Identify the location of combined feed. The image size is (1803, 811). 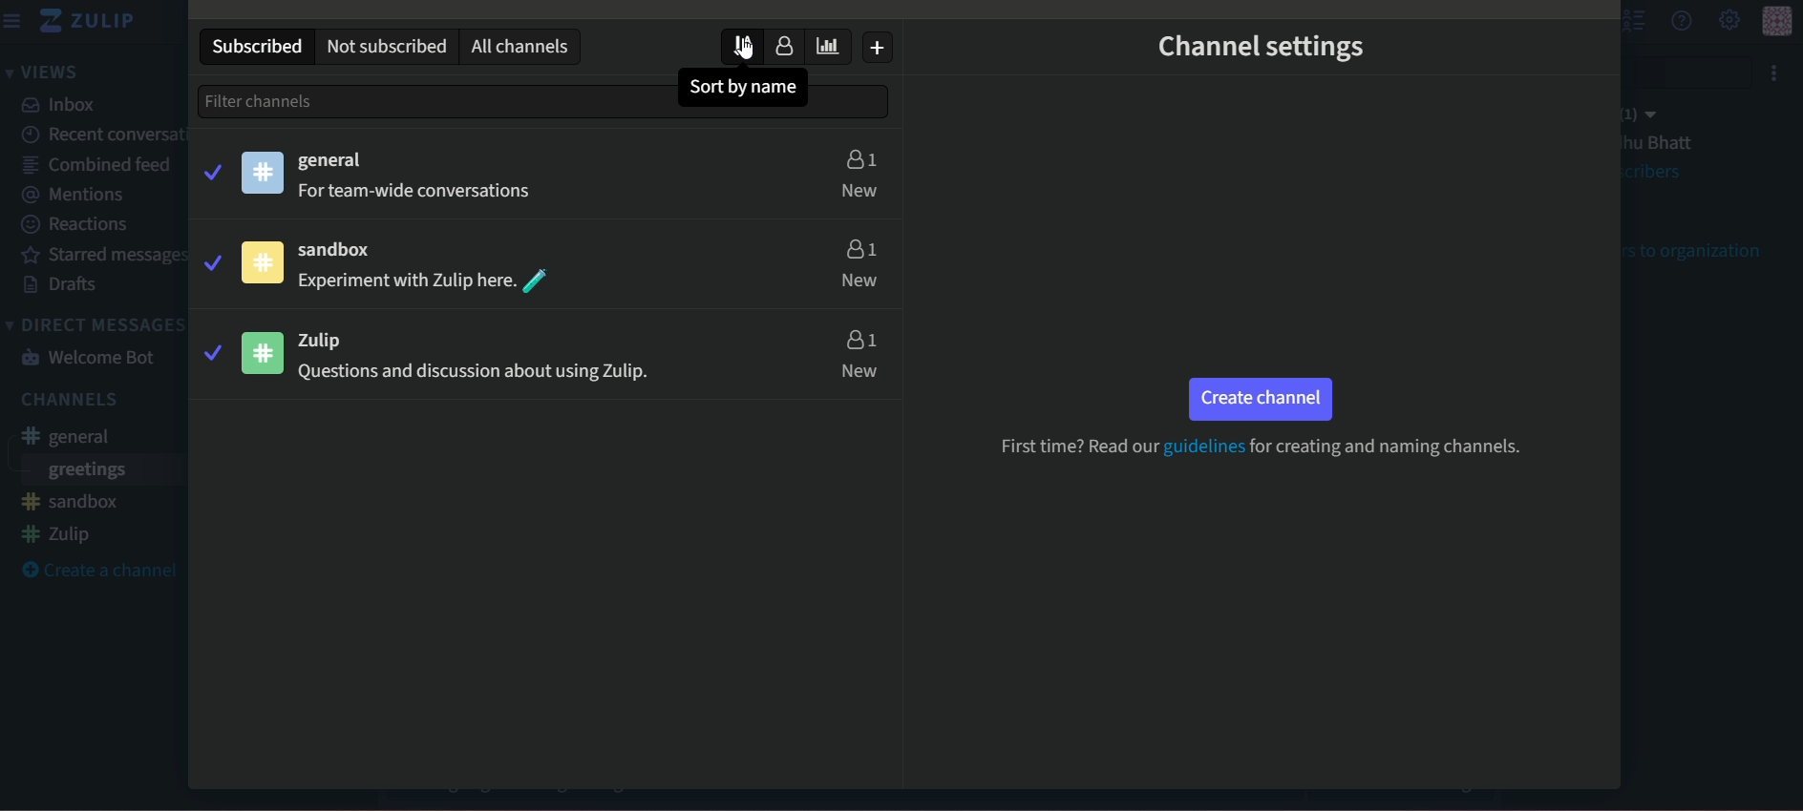
(95, 164).